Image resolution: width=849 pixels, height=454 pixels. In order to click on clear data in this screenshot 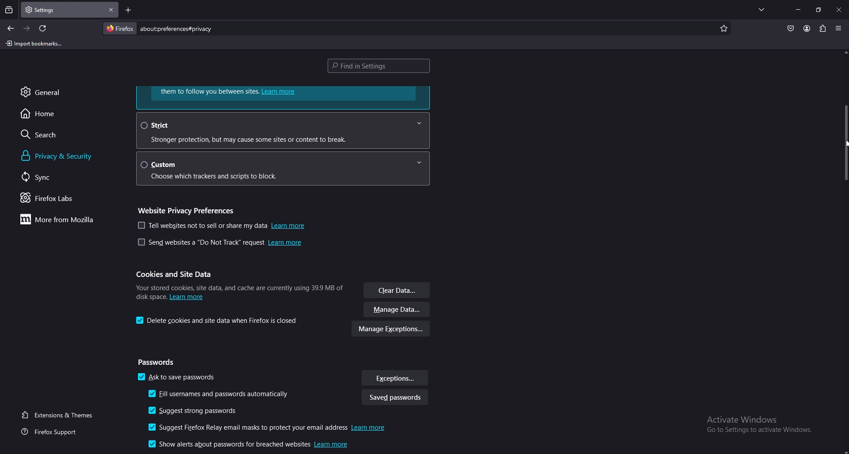, I will do `click(398, 291)`.